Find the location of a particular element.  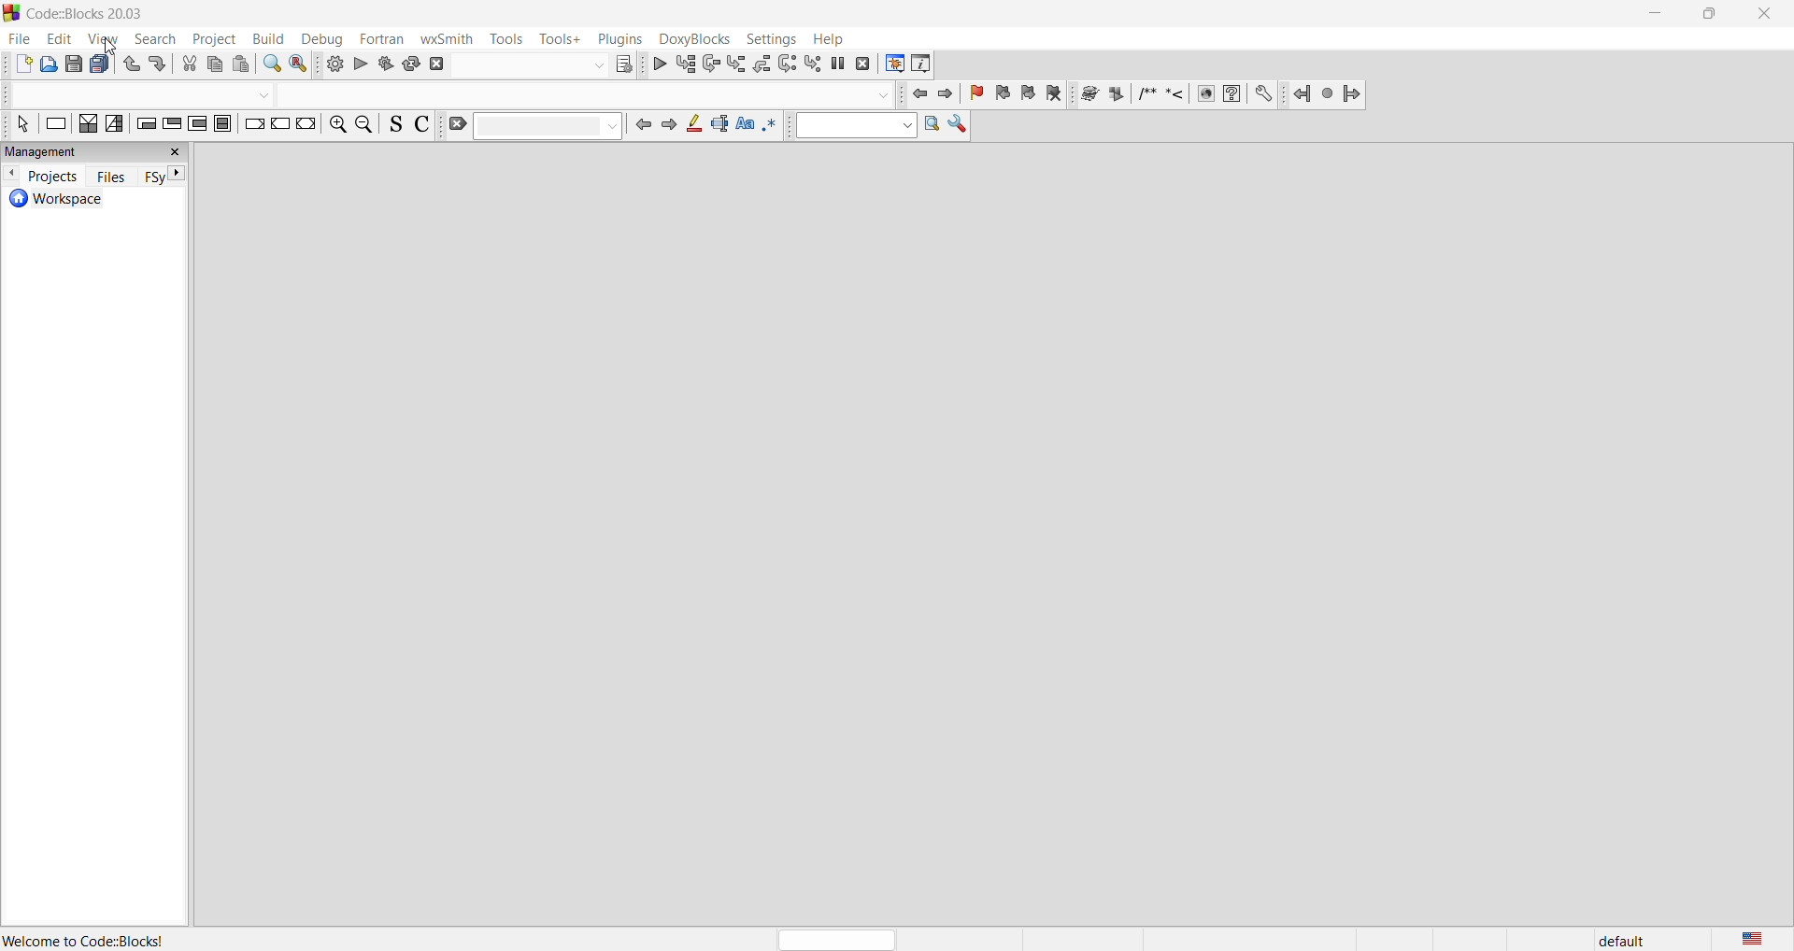

break instruction is located at coordinates (255, 126).